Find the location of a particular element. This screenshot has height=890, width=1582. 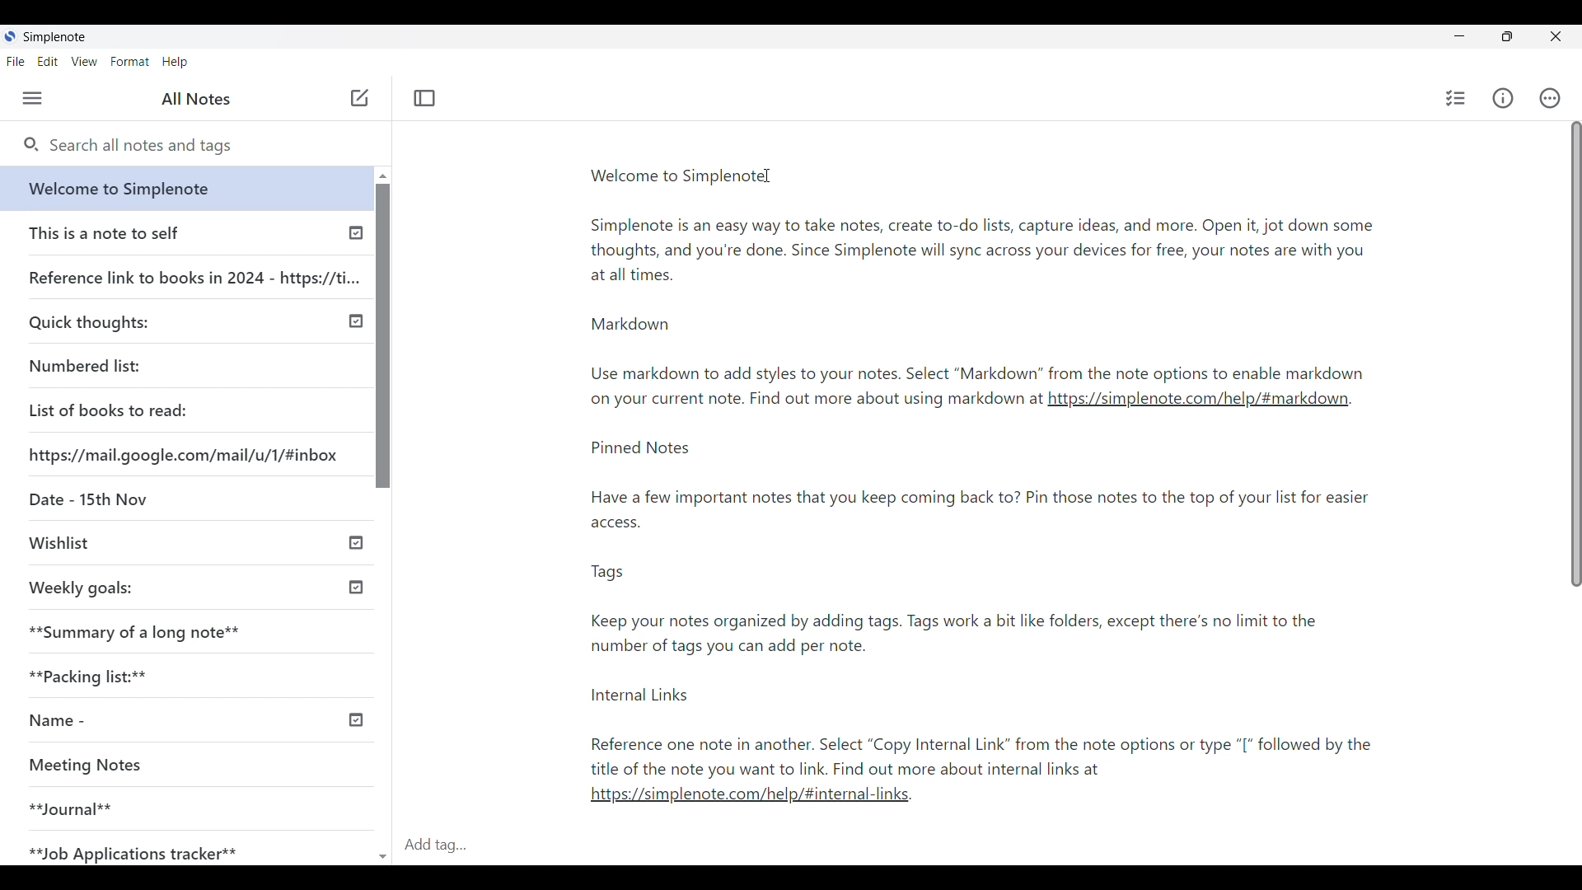

File menu is located at coordinates (16, 61).